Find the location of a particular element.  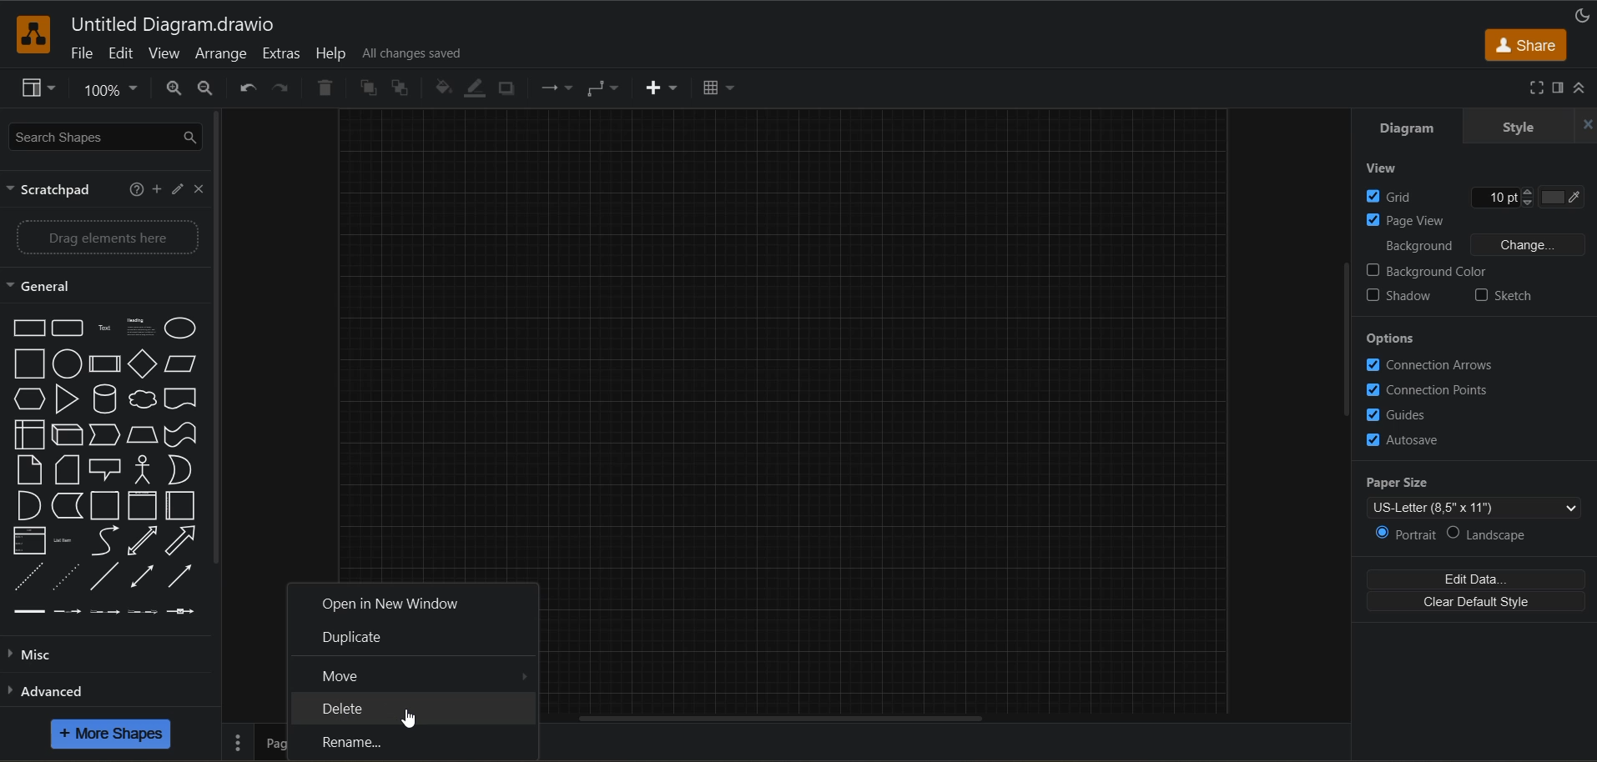

delete is located at coordinates (354, 707).